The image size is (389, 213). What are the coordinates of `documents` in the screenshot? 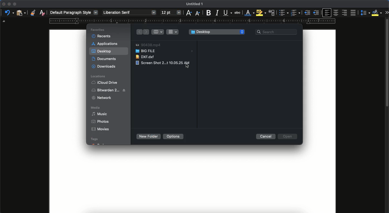 It's located at (106, 59).